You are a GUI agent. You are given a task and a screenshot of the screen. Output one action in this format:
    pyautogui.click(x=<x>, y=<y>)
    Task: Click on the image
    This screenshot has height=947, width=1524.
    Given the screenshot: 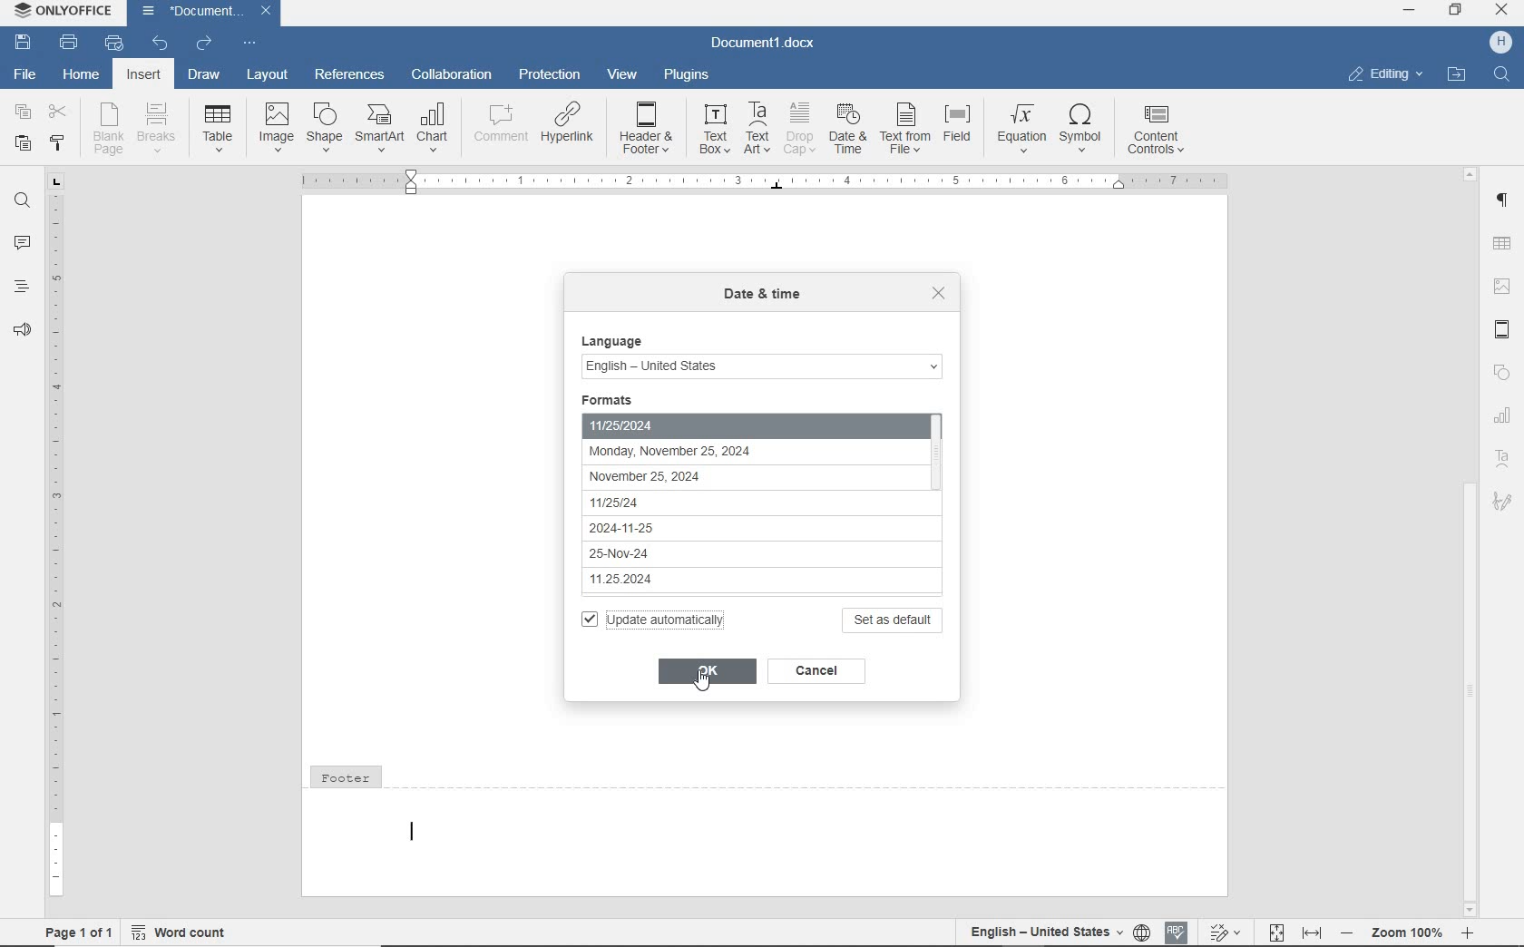 What is the action you would take?
    pyautogui.click(x=1505, y=291)
    